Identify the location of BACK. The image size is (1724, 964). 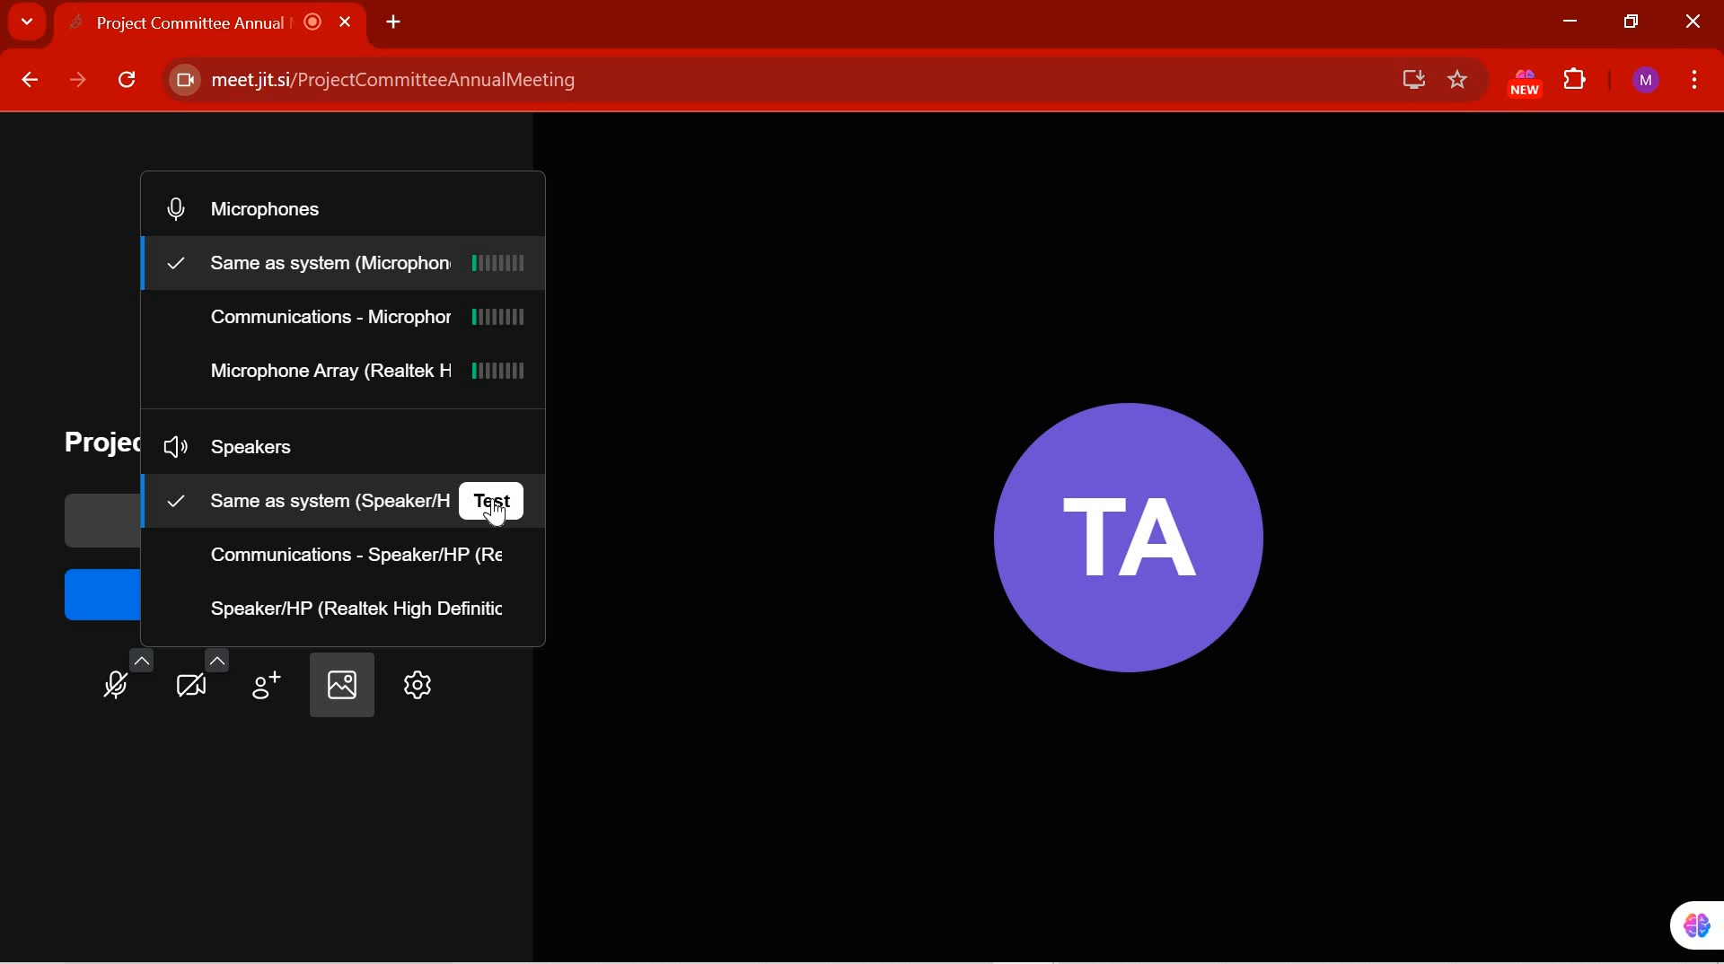
(28, 81).